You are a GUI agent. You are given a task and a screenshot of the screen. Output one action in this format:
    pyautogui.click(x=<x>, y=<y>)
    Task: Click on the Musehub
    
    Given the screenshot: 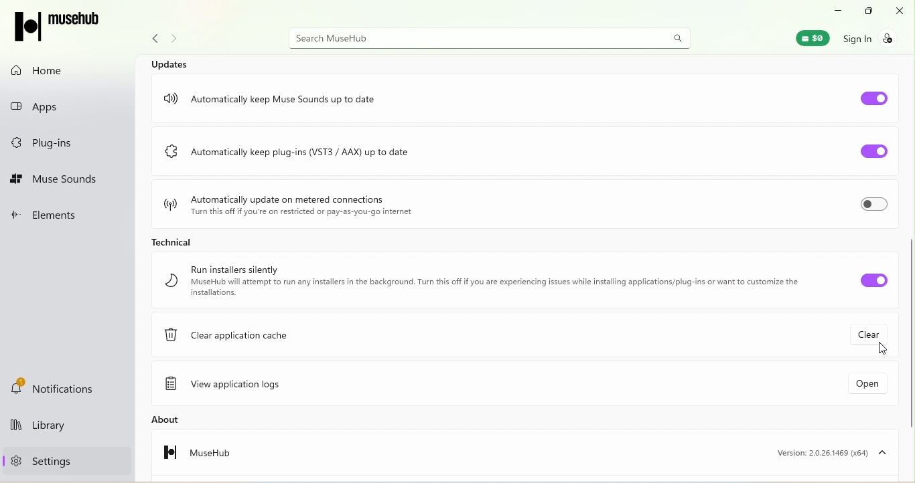 What is the action you would take?
    pyautogui.click(x=65, y=27)
    